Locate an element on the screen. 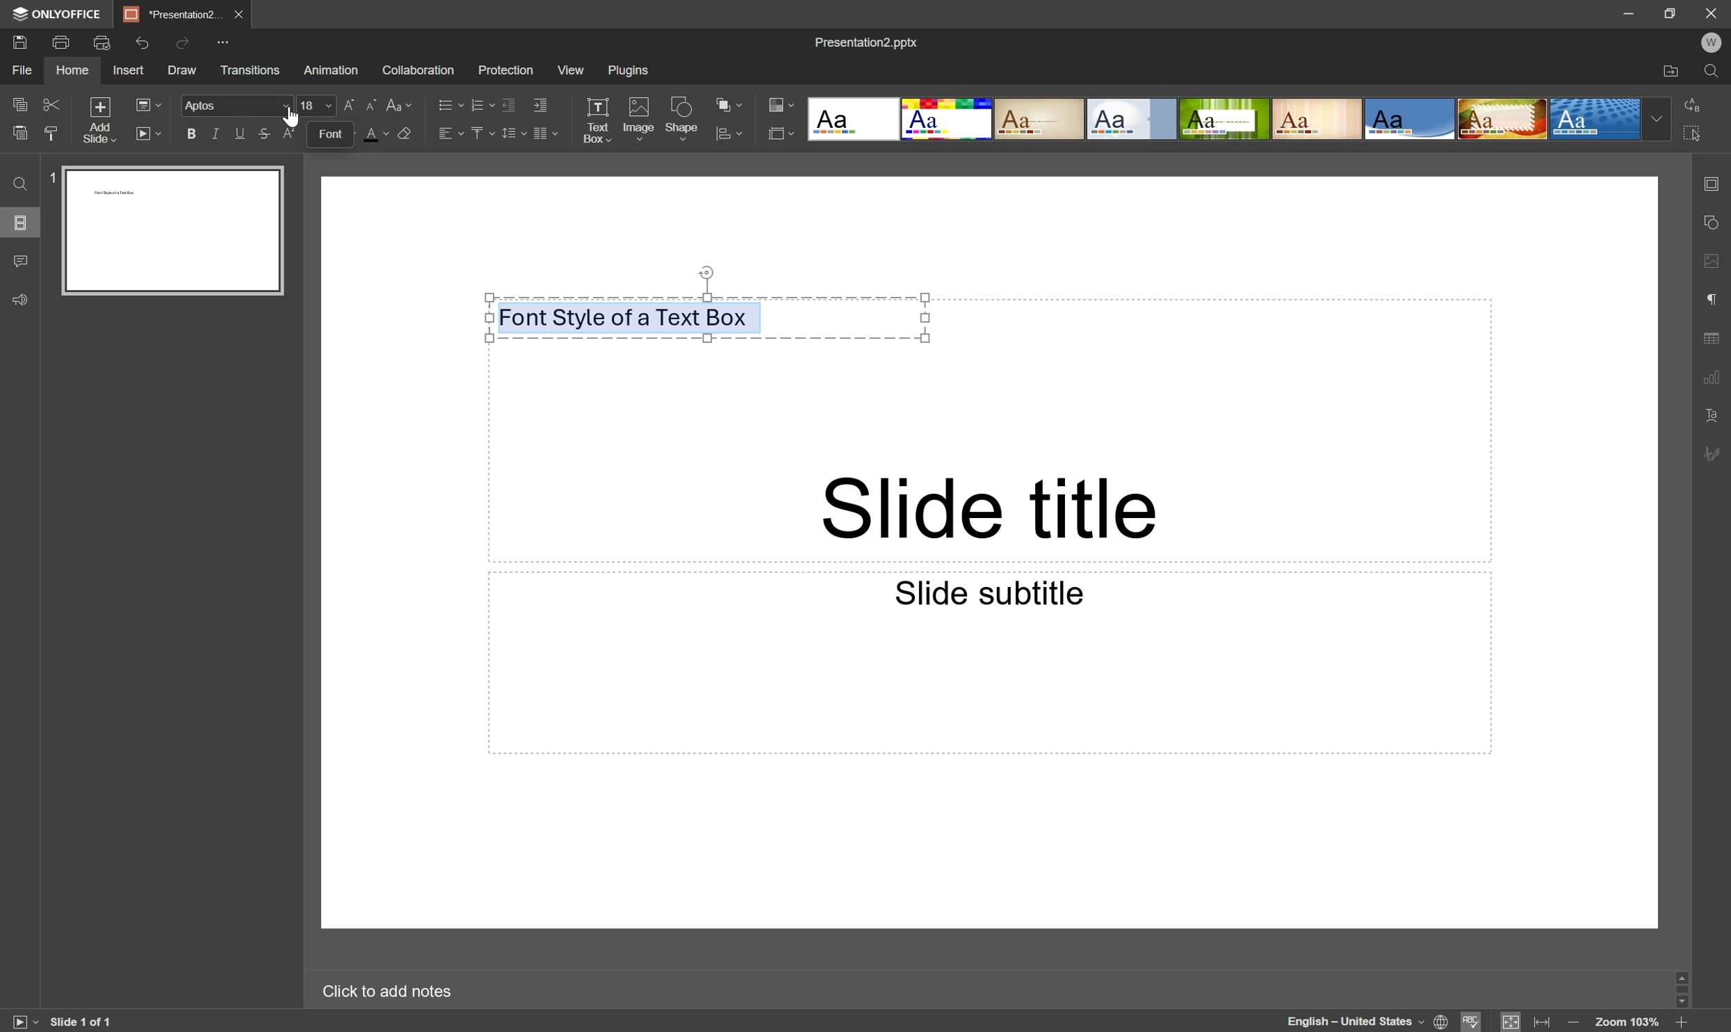 This screenshot has width=1731, height=1032. Arrange shape is located at coordinates (729, 102).